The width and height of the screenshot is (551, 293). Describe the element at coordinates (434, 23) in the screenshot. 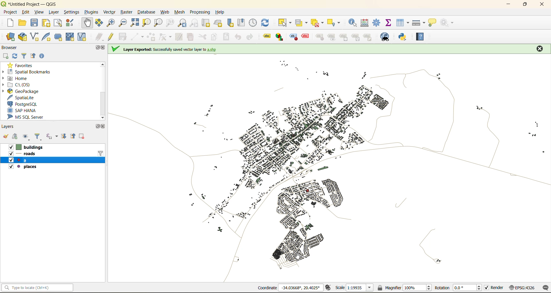

I see `show tips` at that location.